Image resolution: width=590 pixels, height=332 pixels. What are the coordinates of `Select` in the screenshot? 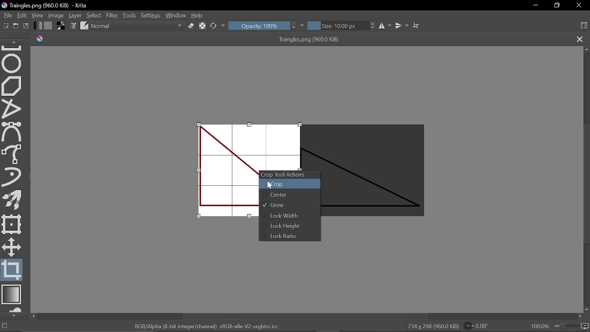 It's located at (94, 16).